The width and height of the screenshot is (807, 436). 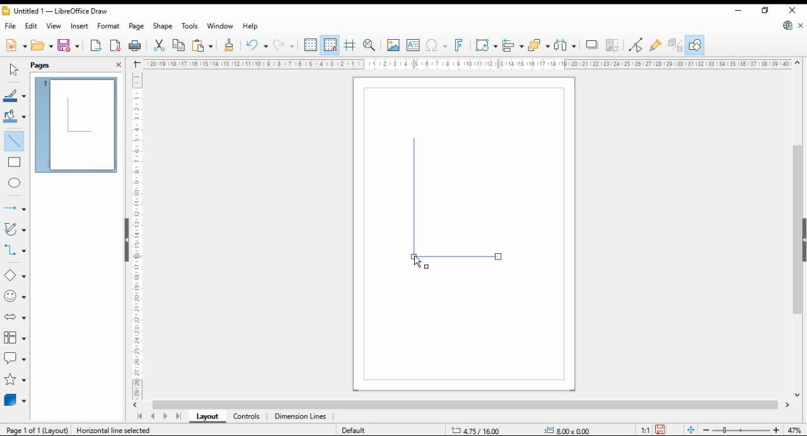 What do you see at coordinates (653, 428) in the screenshot?
I see `1:1 ratio` at bounding box center [653, 428].